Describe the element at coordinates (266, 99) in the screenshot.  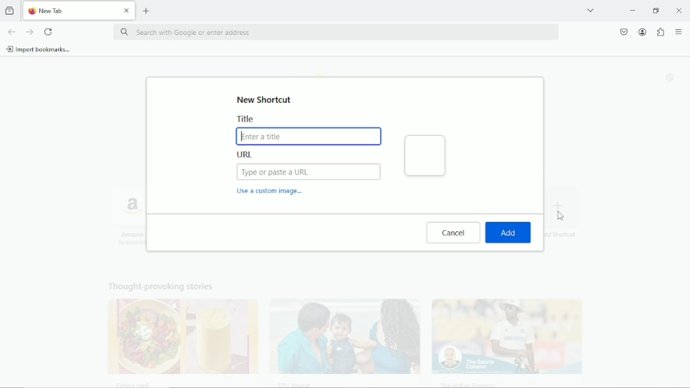
I see `New shortcut` at that location.